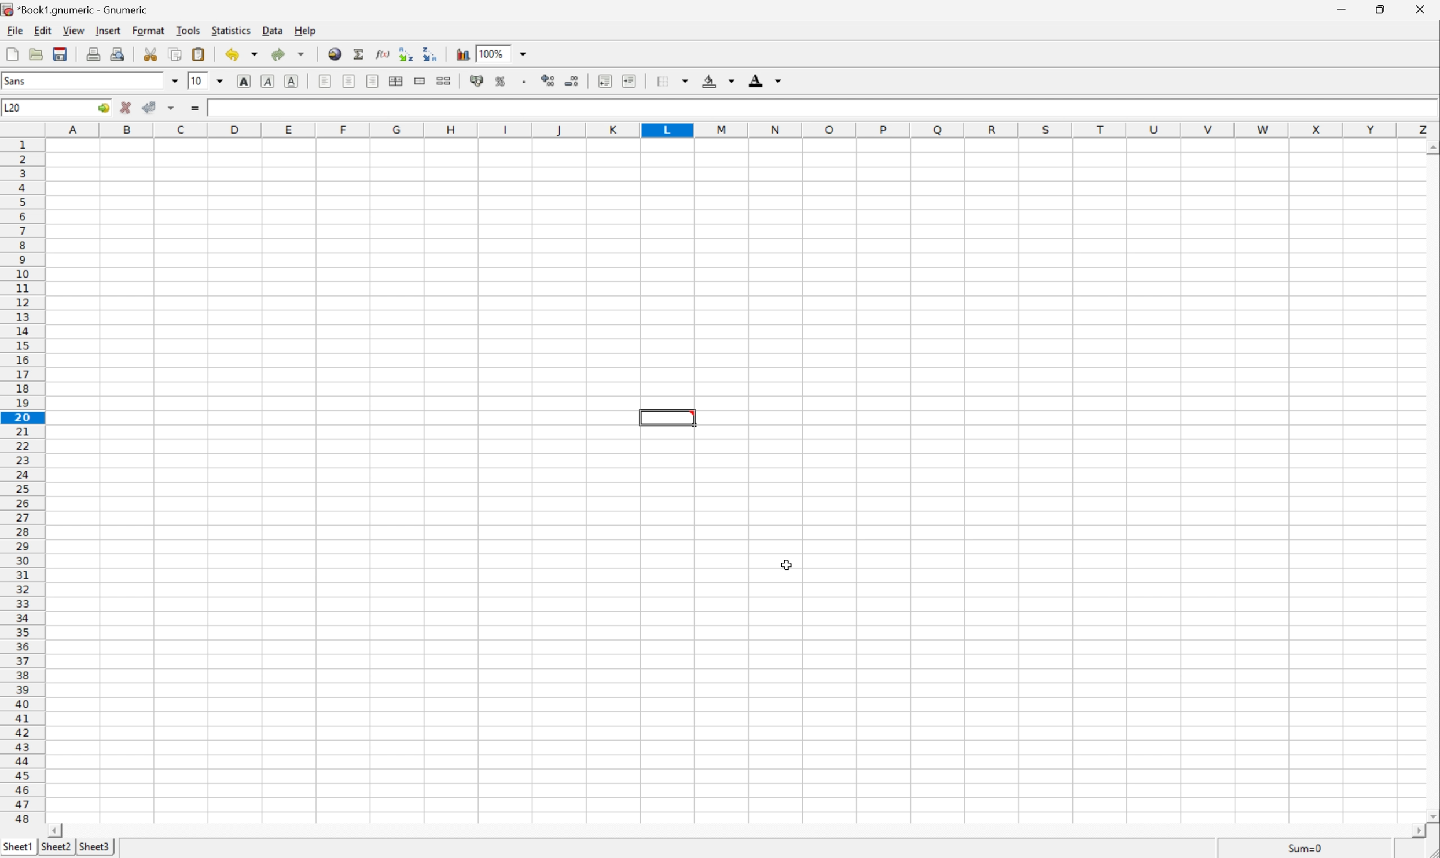  What do you see at coordinates (1410, 831) in the screenshot?
I see `Scroll Right` at bounding box center [1410, 831].